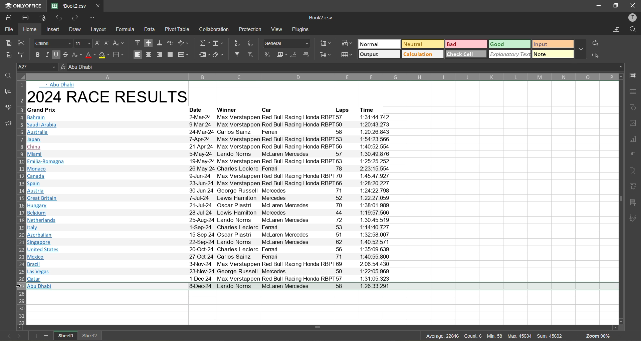  I want to click on file name, so click(323, 18).